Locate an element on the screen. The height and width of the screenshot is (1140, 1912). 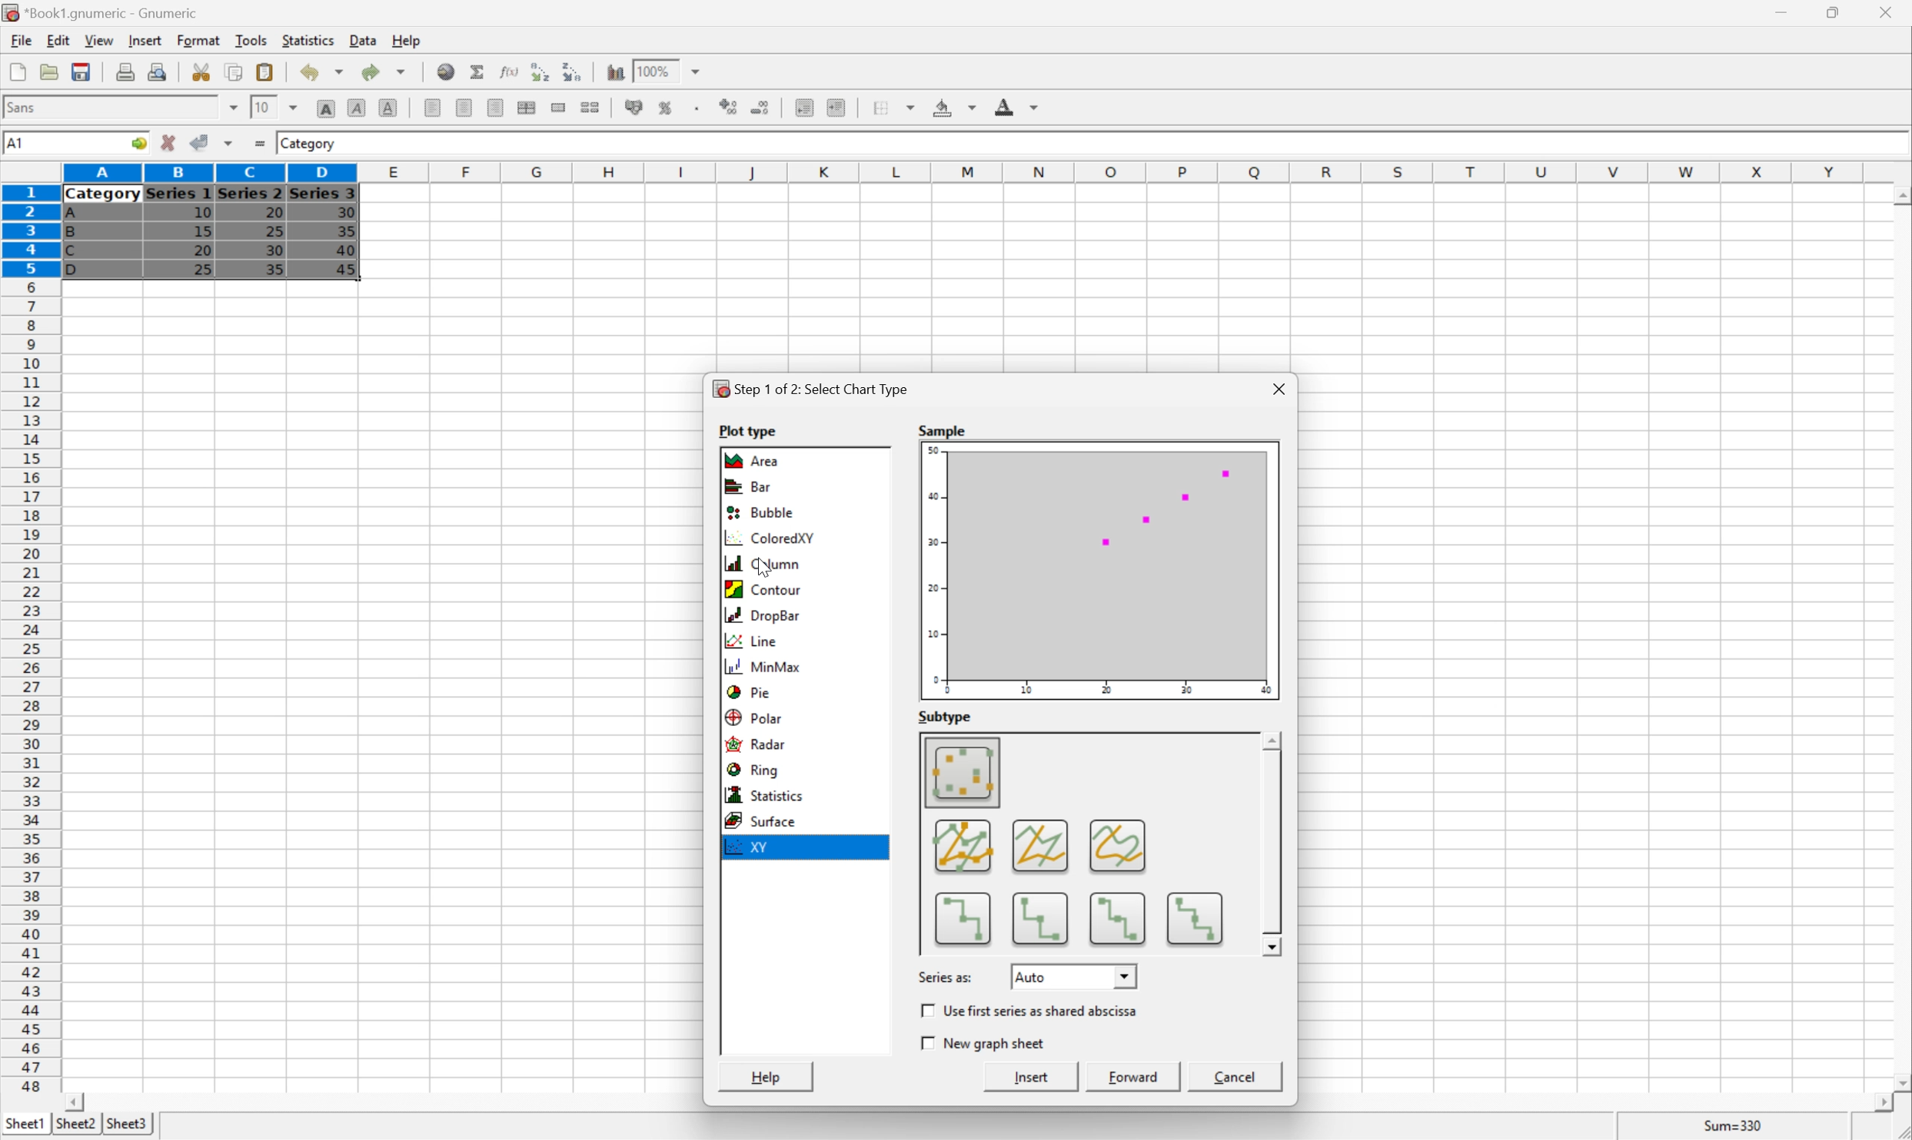
Plot type is located at coordinates (751, 429).